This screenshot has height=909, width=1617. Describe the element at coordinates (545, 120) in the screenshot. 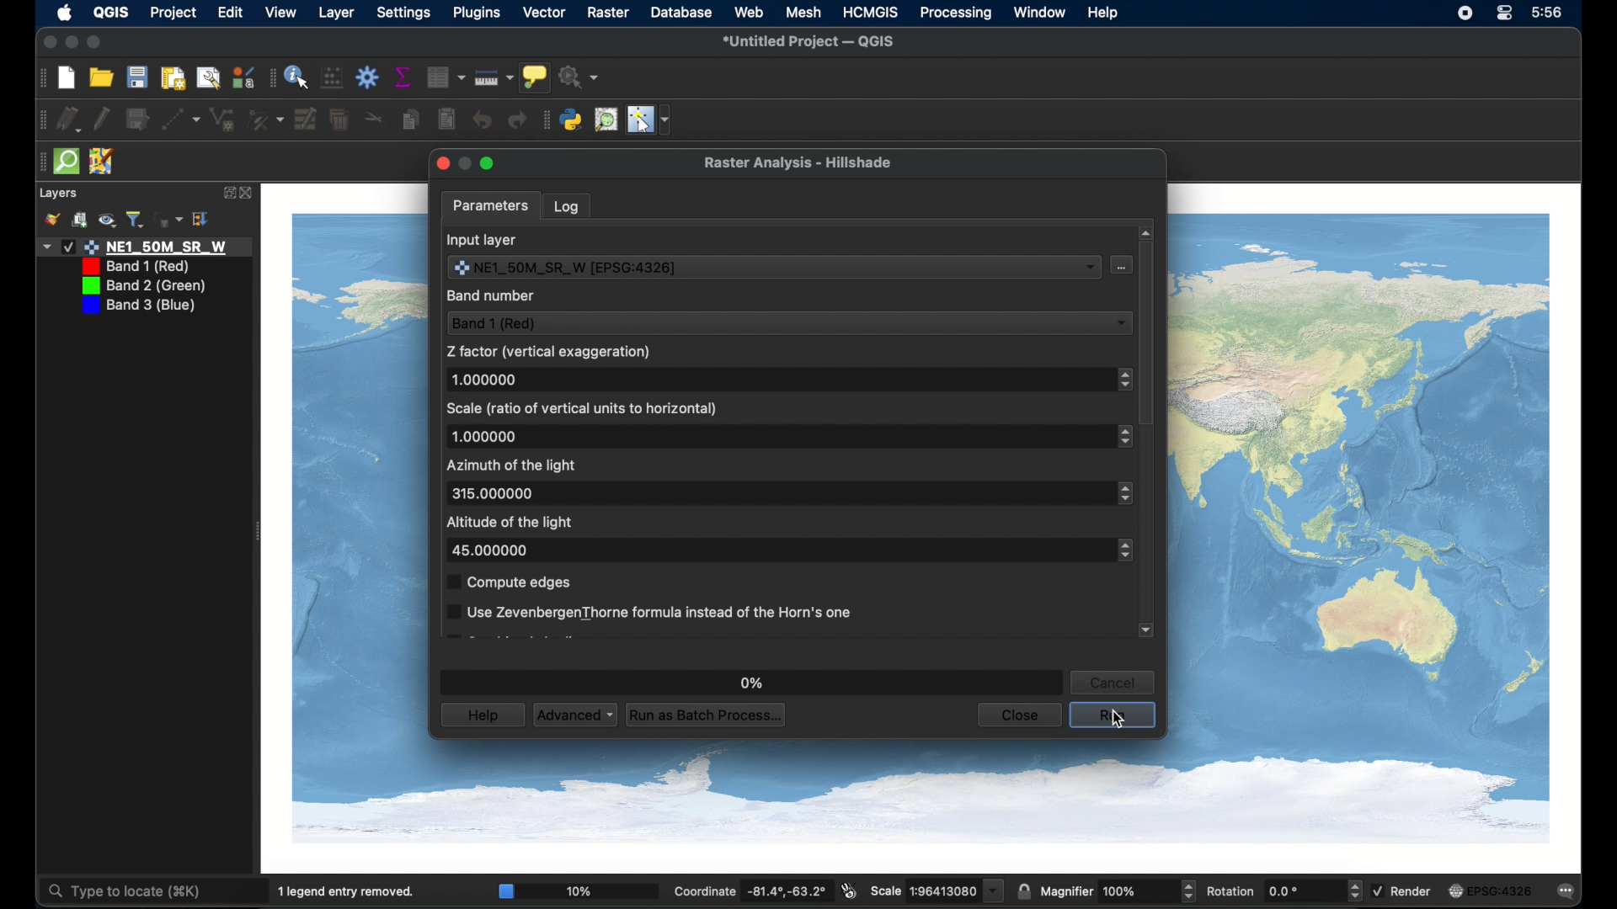

I see `drag handle` at that location.